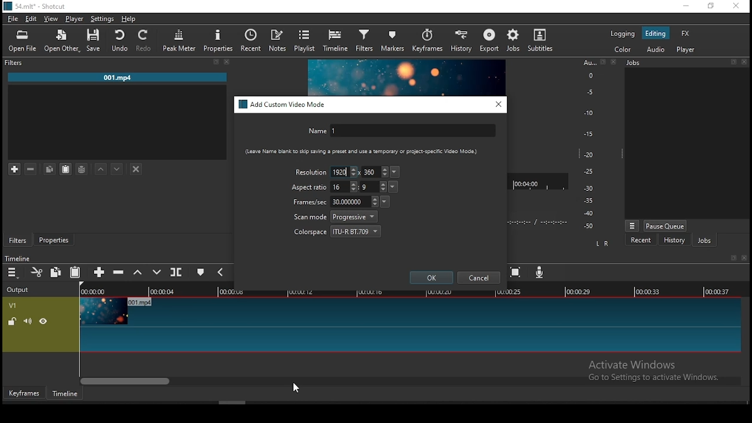 Image resolution: width=752 pixels, height=423 pixels. Describe the element at coordinates (82, 167) in the screenshot. I see `save filter set` at that location.